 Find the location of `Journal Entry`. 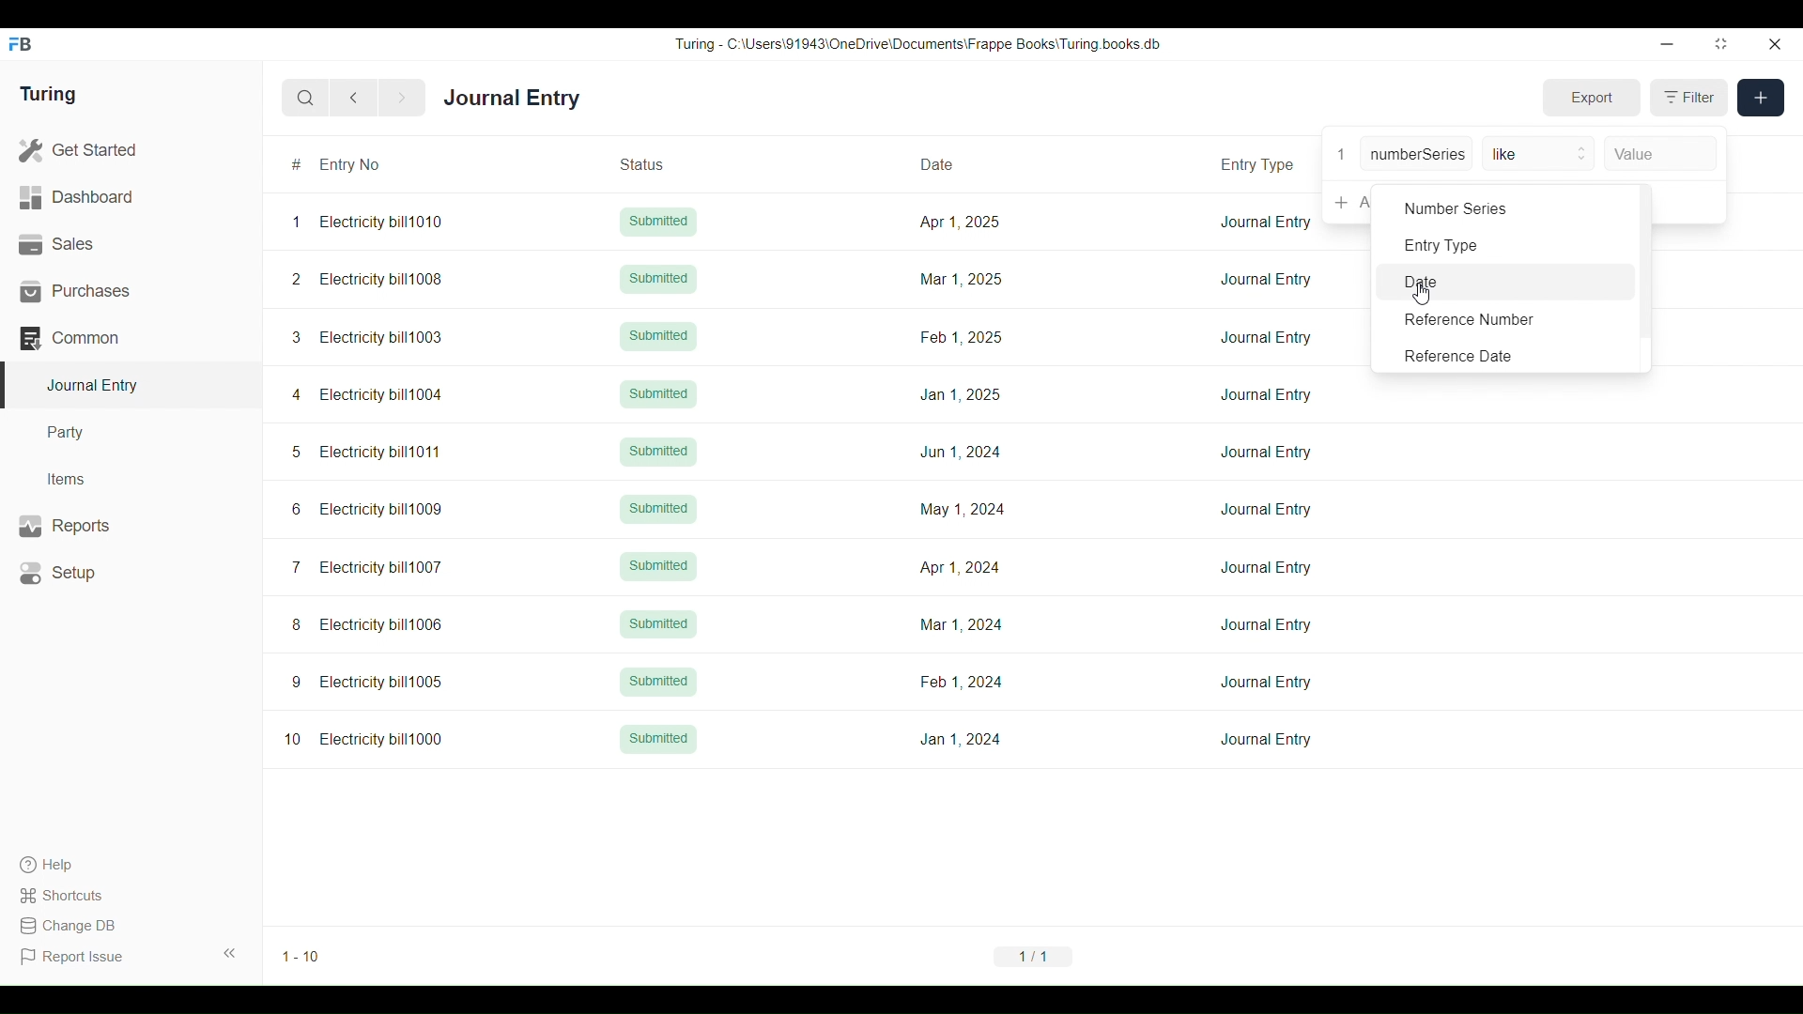

Journal Entry is located at coordinates (1268, 337).